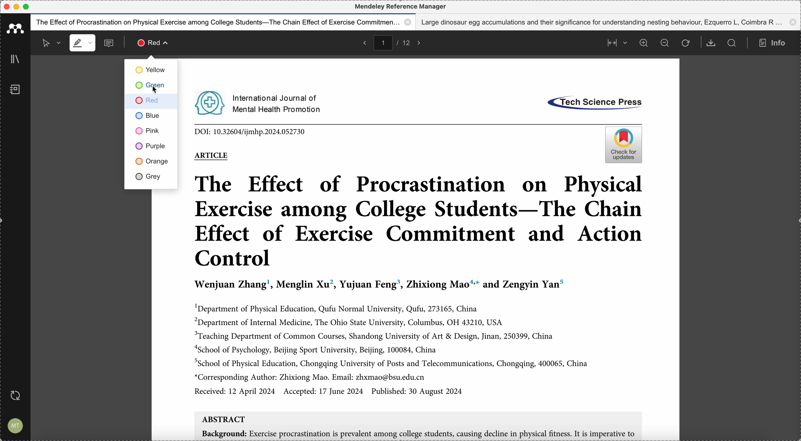 Image resolution: width=801 pixels, height=441 pixels. I want to click on library, so click(19, 61).